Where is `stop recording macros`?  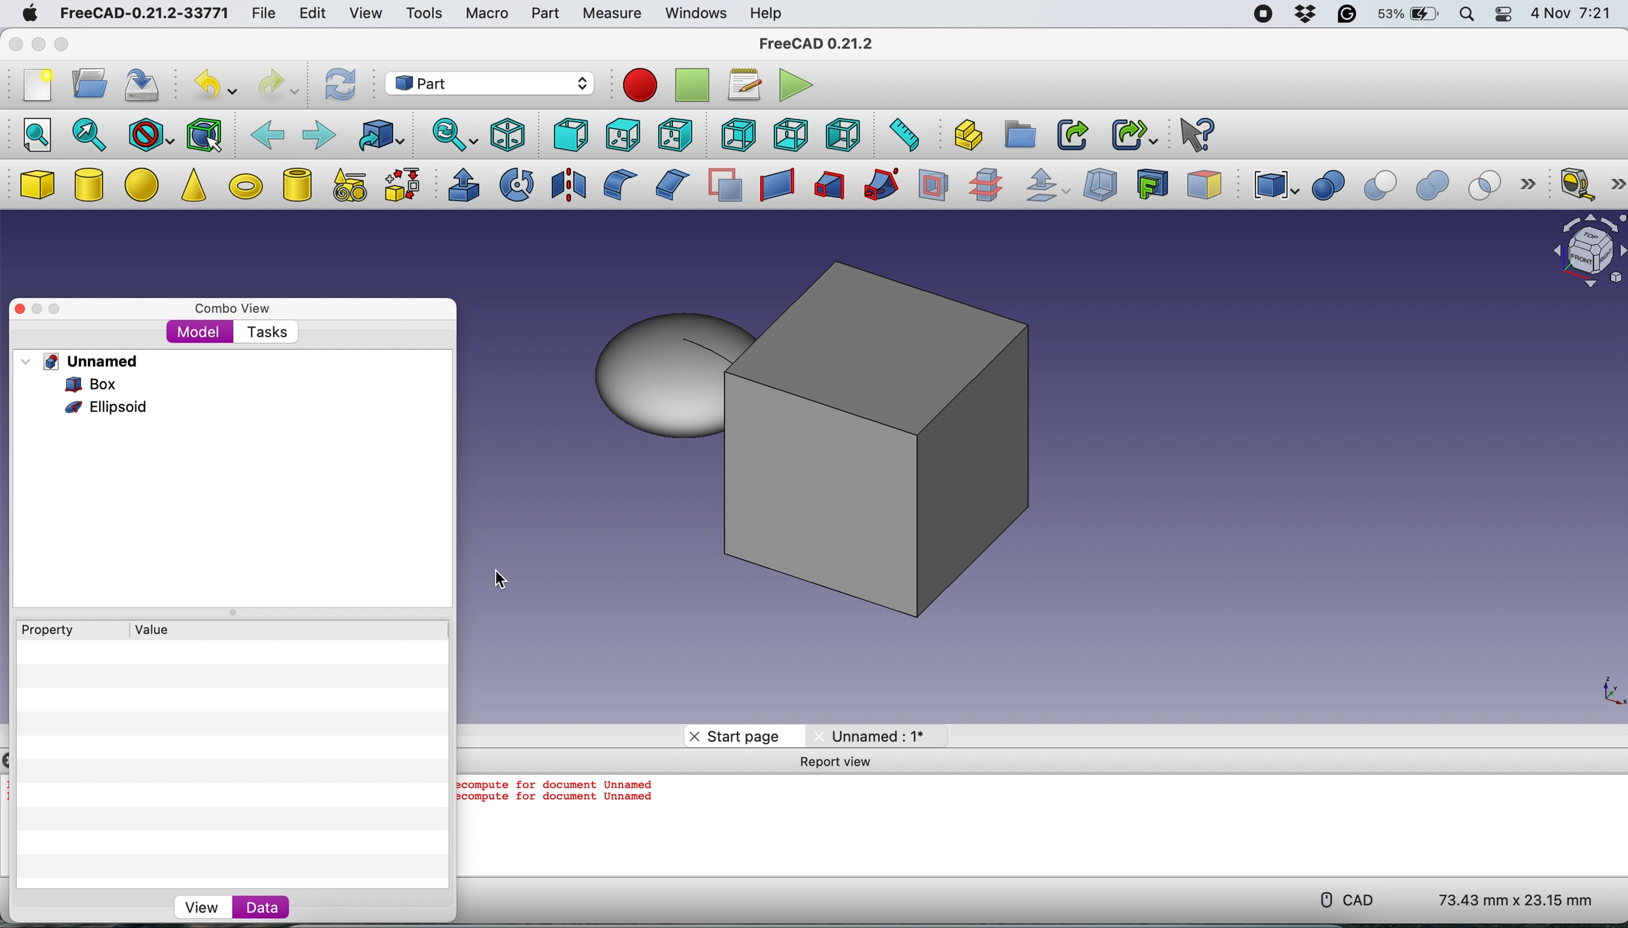
stop recording macros is located at coordinates (694, 86).